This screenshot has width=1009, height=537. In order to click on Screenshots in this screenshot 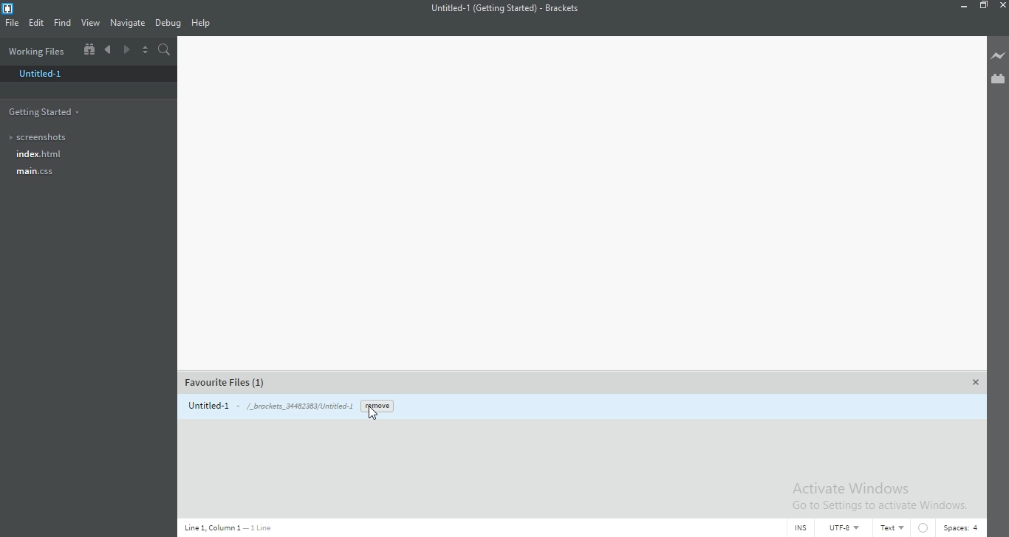, I will do `click(81, 136)`.